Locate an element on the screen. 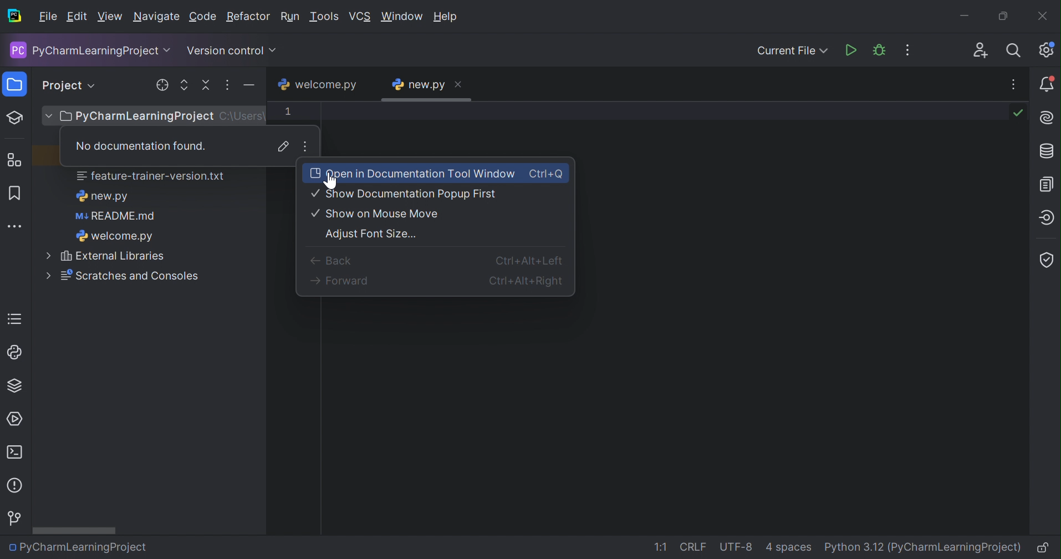 The image size is (1061, 559). C:\Users\ is located at coordinates (241, 117).